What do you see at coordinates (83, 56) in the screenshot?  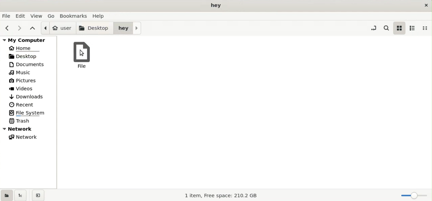 I see `file` at bounding box center [83, 56].